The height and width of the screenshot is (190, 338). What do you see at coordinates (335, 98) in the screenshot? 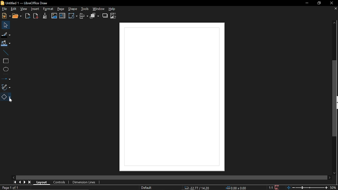
I see `Vertical scrollbar` at bounding box center [335, 98].